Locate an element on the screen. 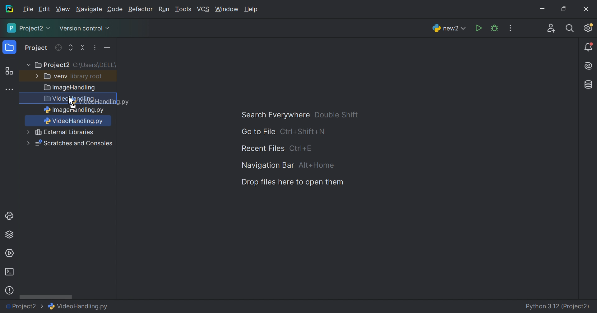 This screenshot has height=313, width=597. VCS is located at coordinates (204, 9).